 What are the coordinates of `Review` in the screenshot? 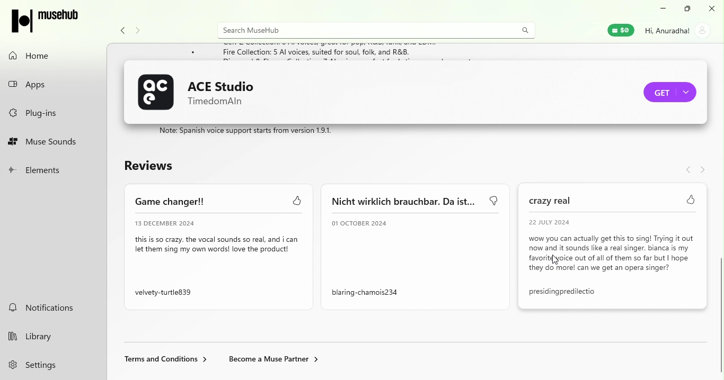 It's located at (420, 247).